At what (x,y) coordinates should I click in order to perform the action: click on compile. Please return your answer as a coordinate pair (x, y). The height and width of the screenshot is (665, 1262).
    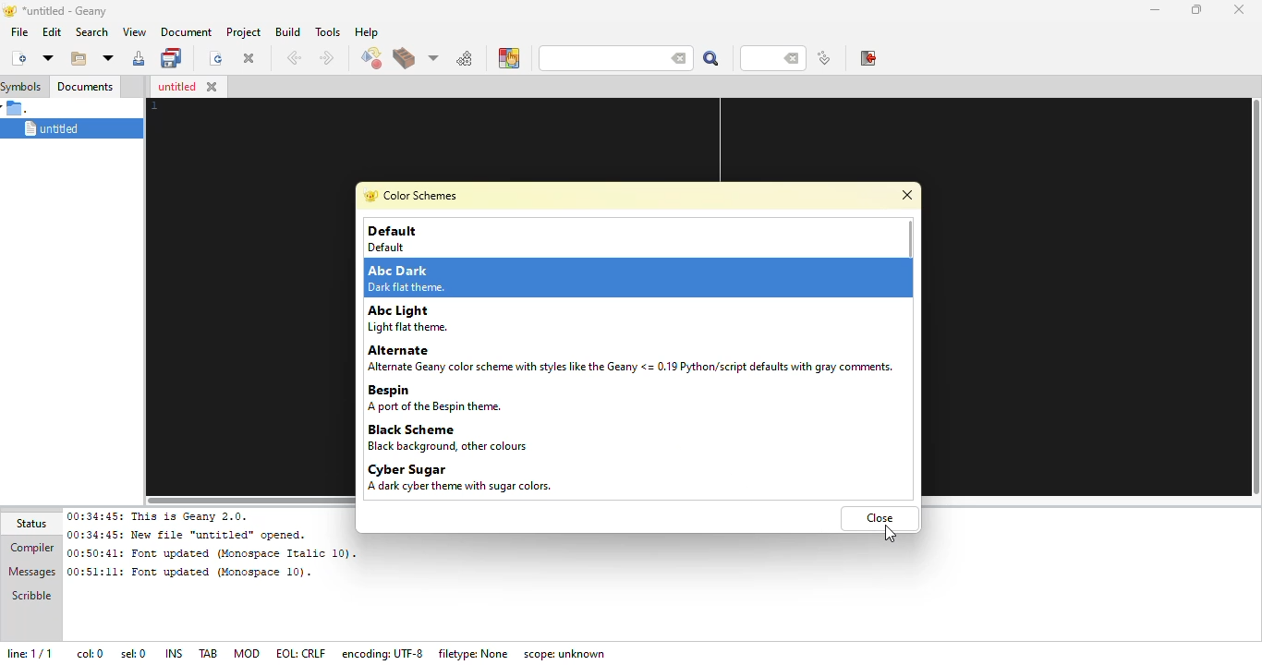
    Looking at the image, I should click on (370, 59).